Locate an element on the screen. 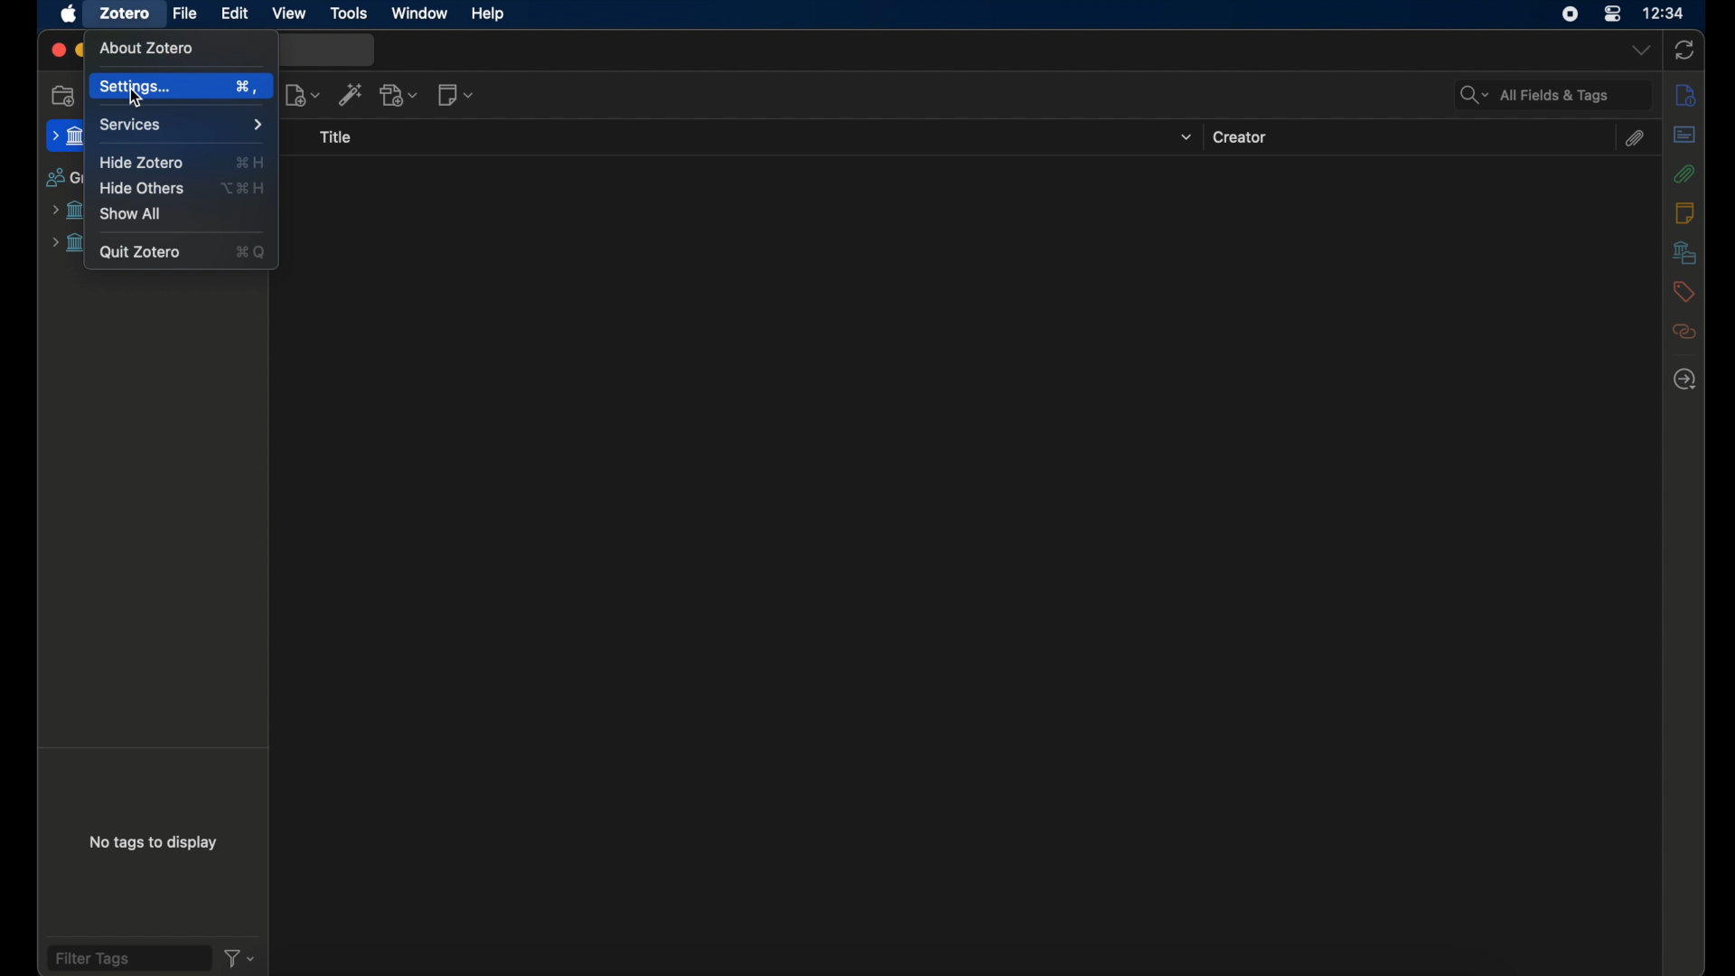 The image size is (1735, 976). group library is located at coordinates (68, 244).